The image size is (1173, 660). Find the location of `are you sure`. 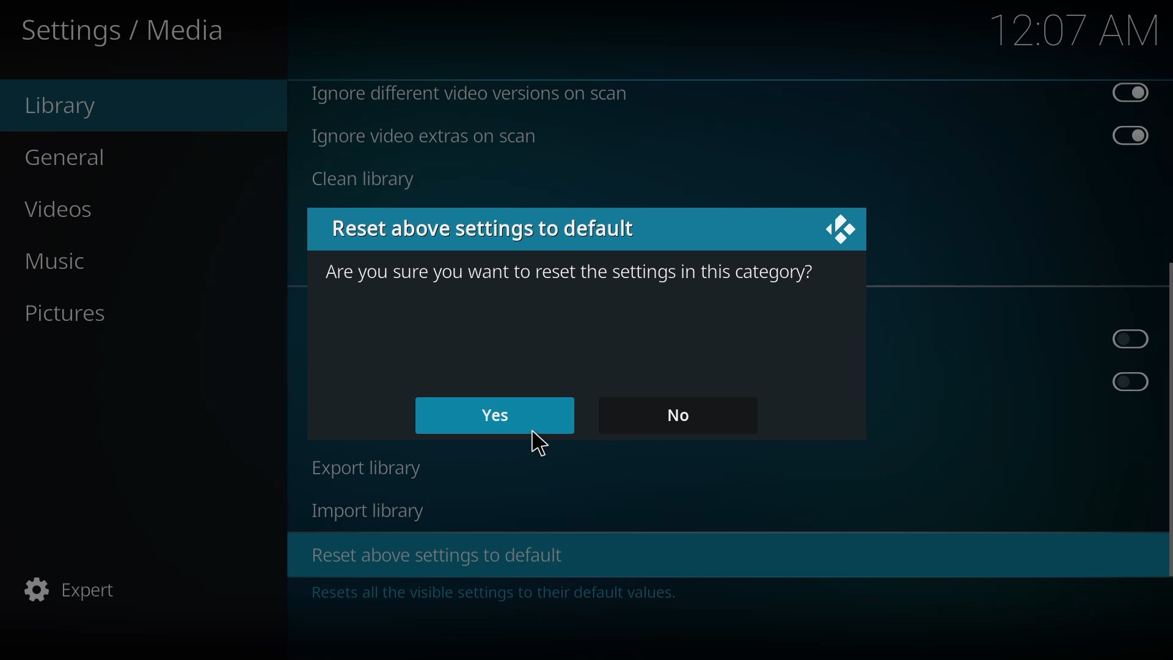

are you sure is located at coordinates (569, 273).